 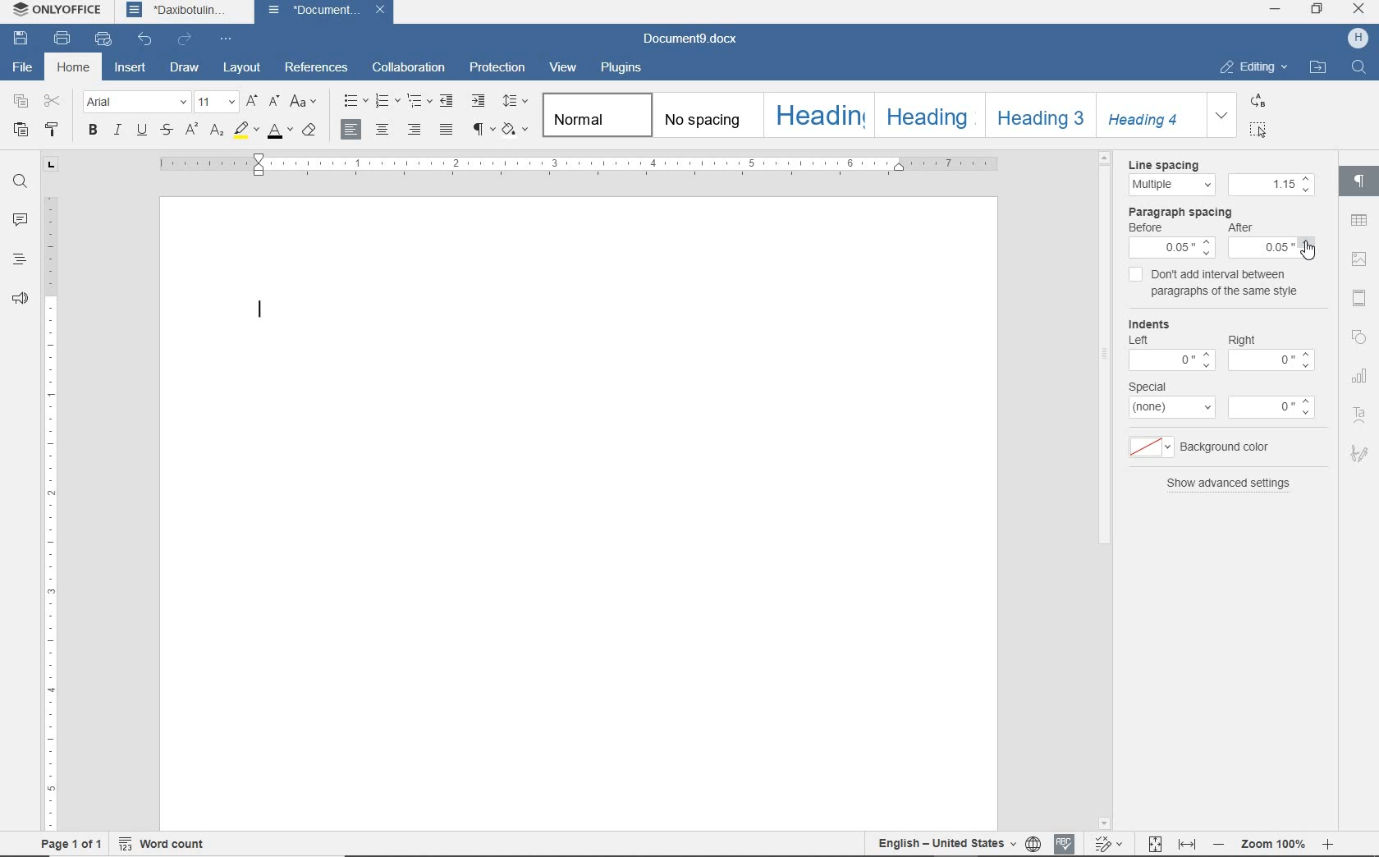 I want to click on find, so click(x=20, y=182).